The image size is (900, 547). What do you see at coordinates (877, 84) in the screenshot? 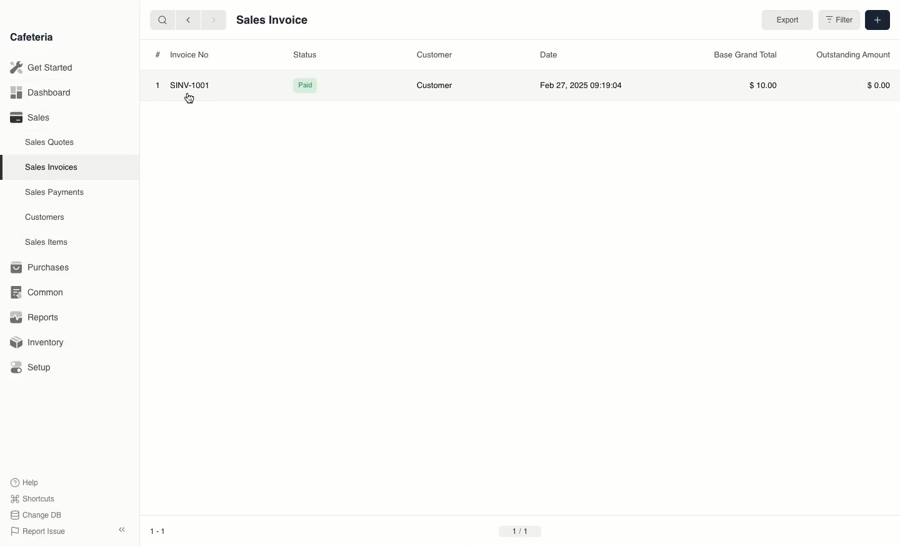
I see `$0.00` at bounding box center [877, 84].